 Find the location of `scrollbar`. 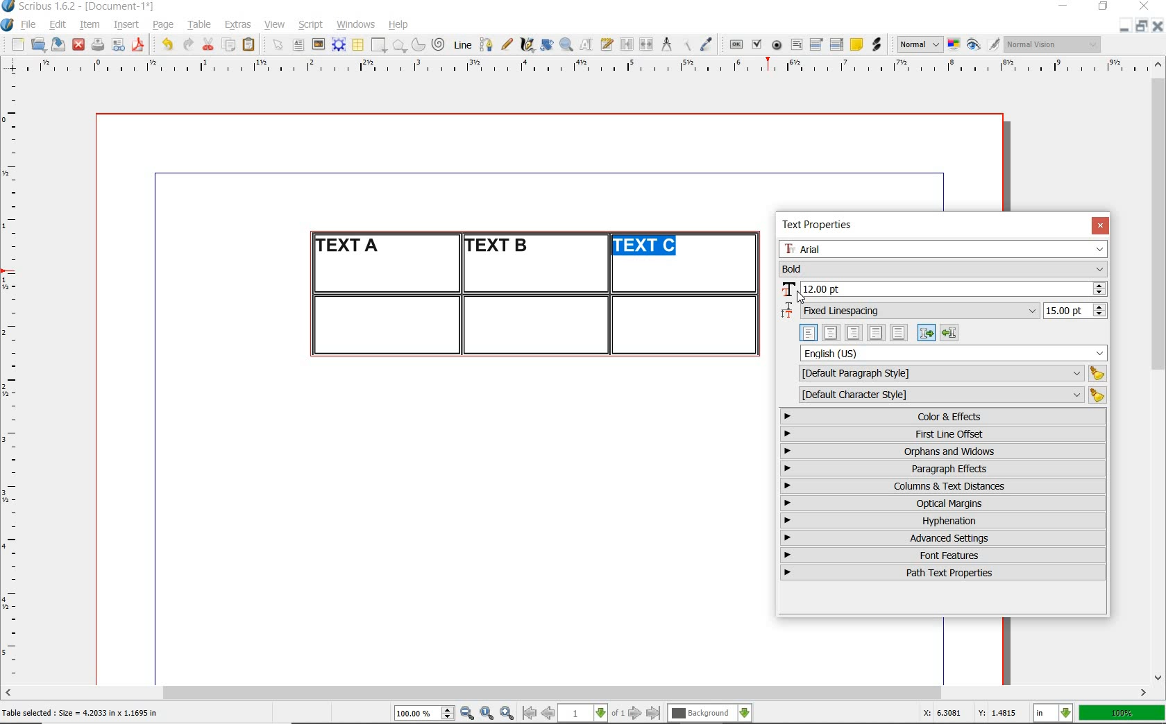

scrollbar is located at coordinates (1159, 370).